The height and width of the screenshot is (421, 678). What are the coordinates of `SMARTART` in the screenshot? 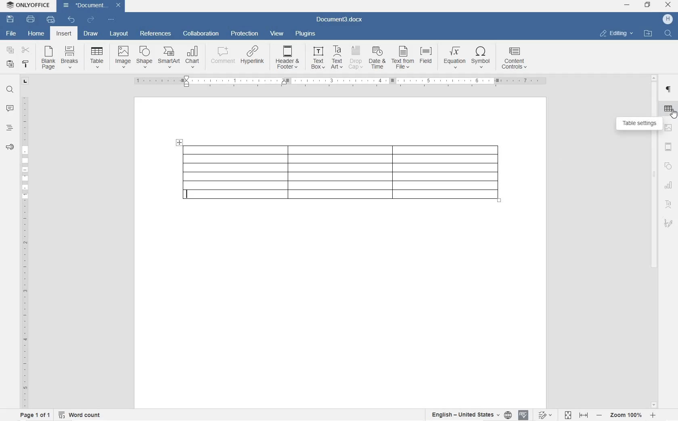 It's located at (169, 58).